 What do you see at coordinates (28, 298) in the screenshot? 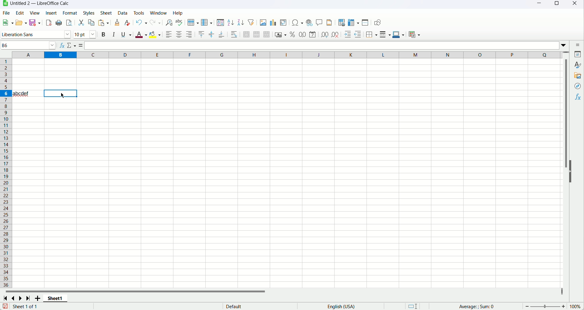
I see `scroll to last sheet` at bounding box center [28, 298].